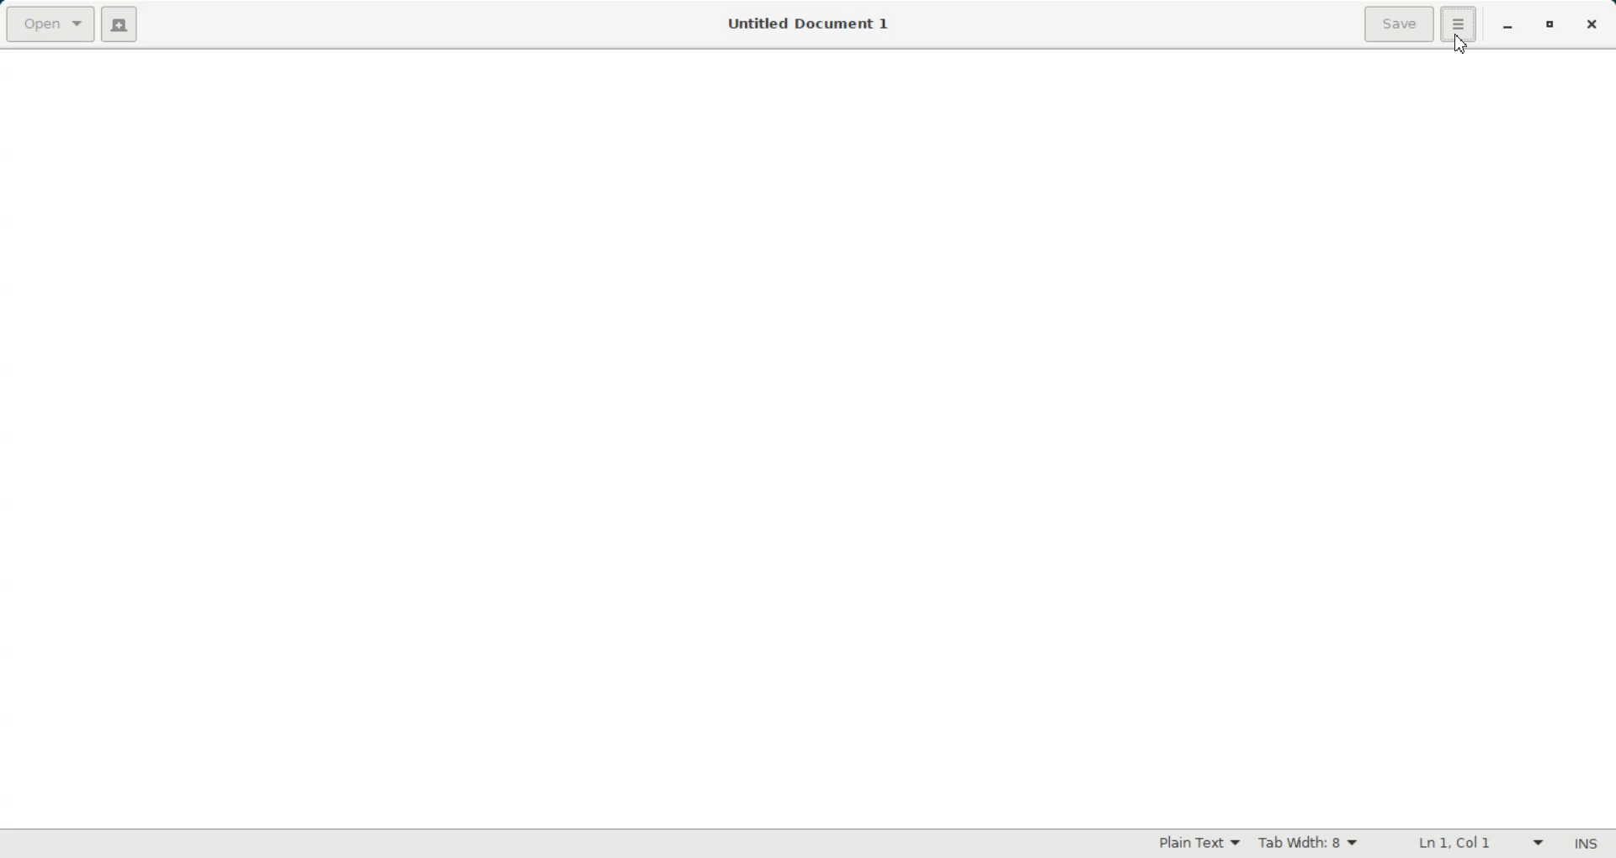  I want to click on Line Column, so click(1468, 845).